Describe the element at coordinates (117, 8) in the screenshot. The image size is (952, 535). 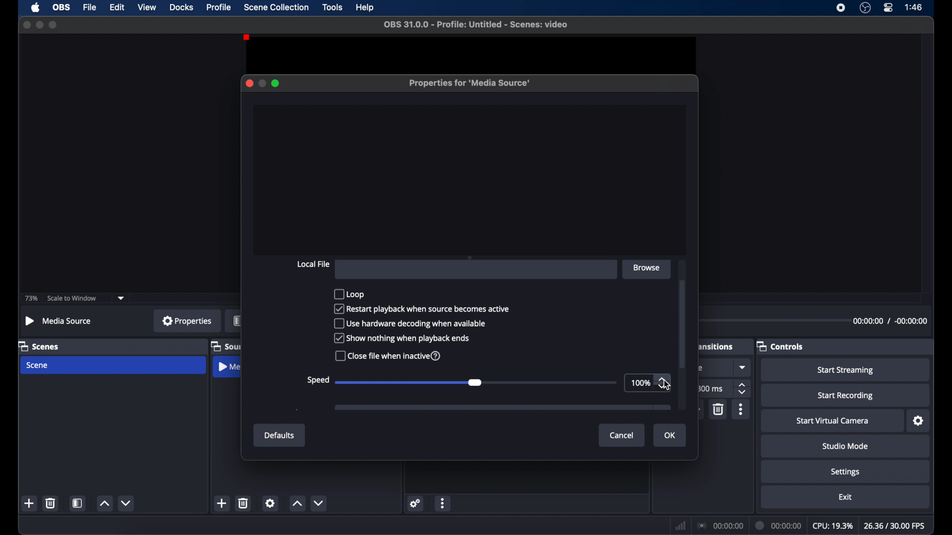
I see `edit` at that location.